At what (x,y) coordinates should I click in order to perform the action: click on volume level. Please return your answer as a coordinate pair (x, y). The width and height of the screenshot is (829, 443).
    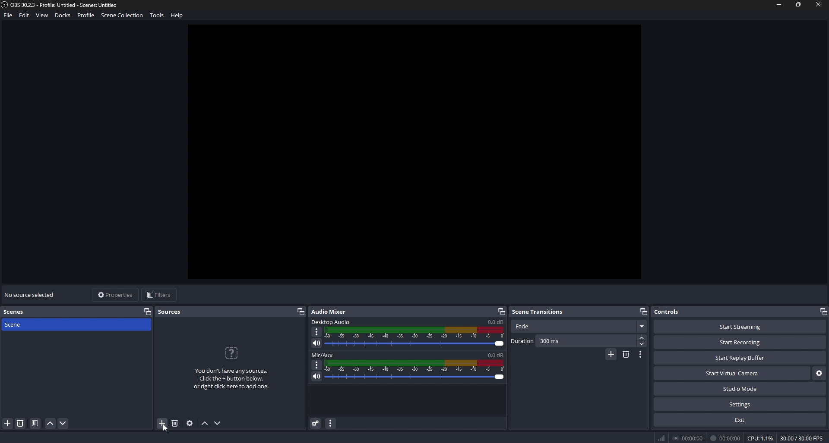
    Looking at the image, I should click on (495, 321).